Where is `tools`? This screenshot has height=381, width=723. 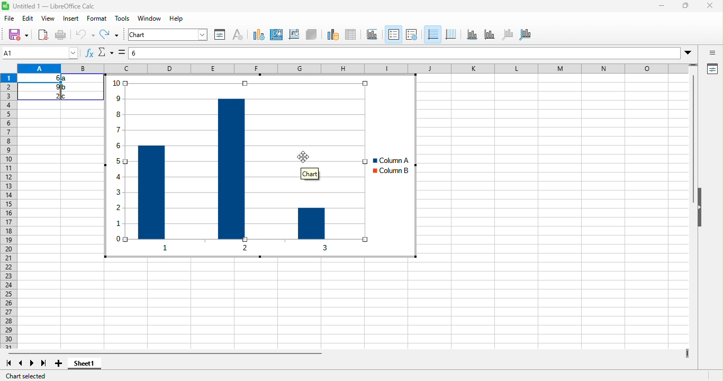 tools is located at coordinates (122, 19).